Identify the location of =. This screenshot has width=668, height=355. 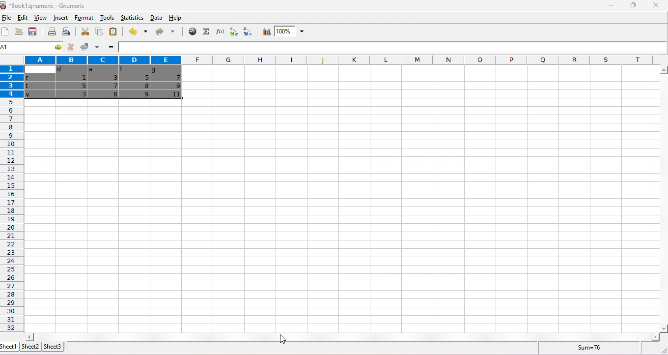
(110, 48).